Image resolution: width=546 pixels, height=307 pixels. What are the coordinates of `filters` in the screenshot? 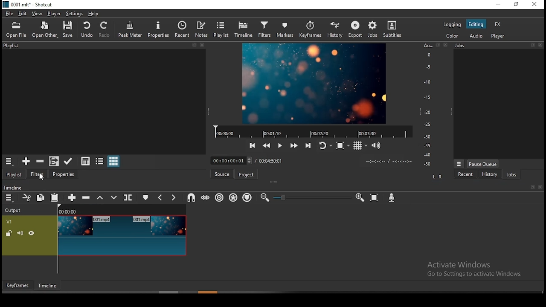 It's located at (38, 174).